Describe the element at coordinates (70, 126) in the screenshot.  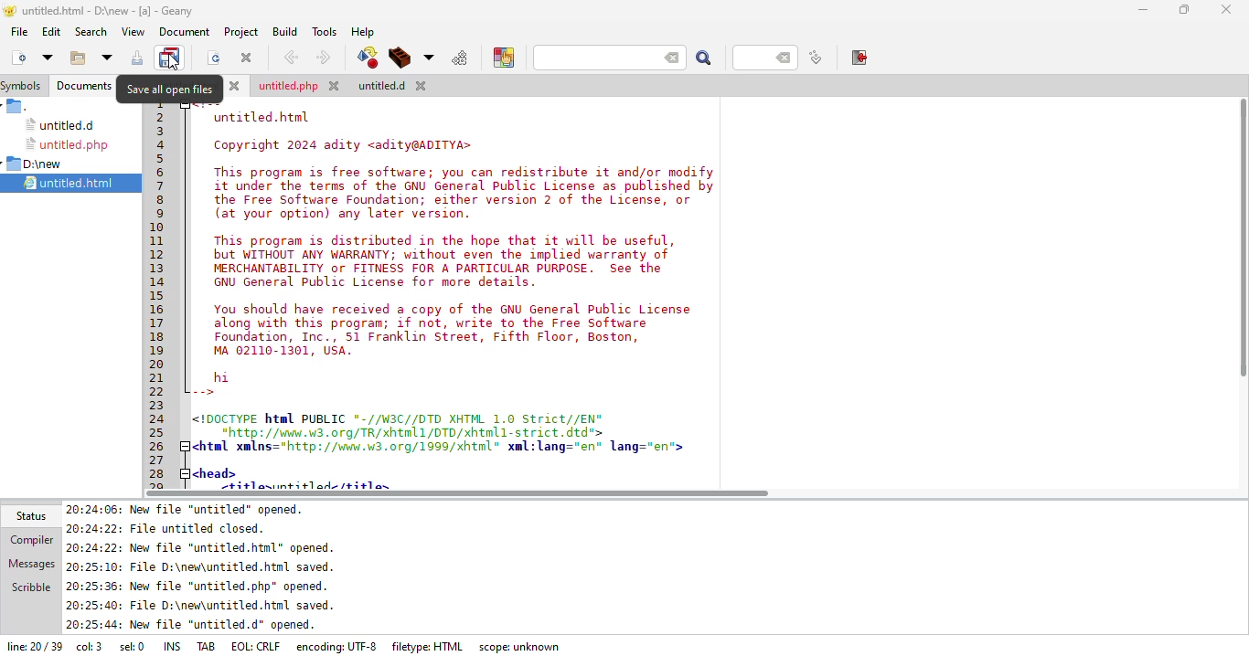
I see `untitled` at that location.